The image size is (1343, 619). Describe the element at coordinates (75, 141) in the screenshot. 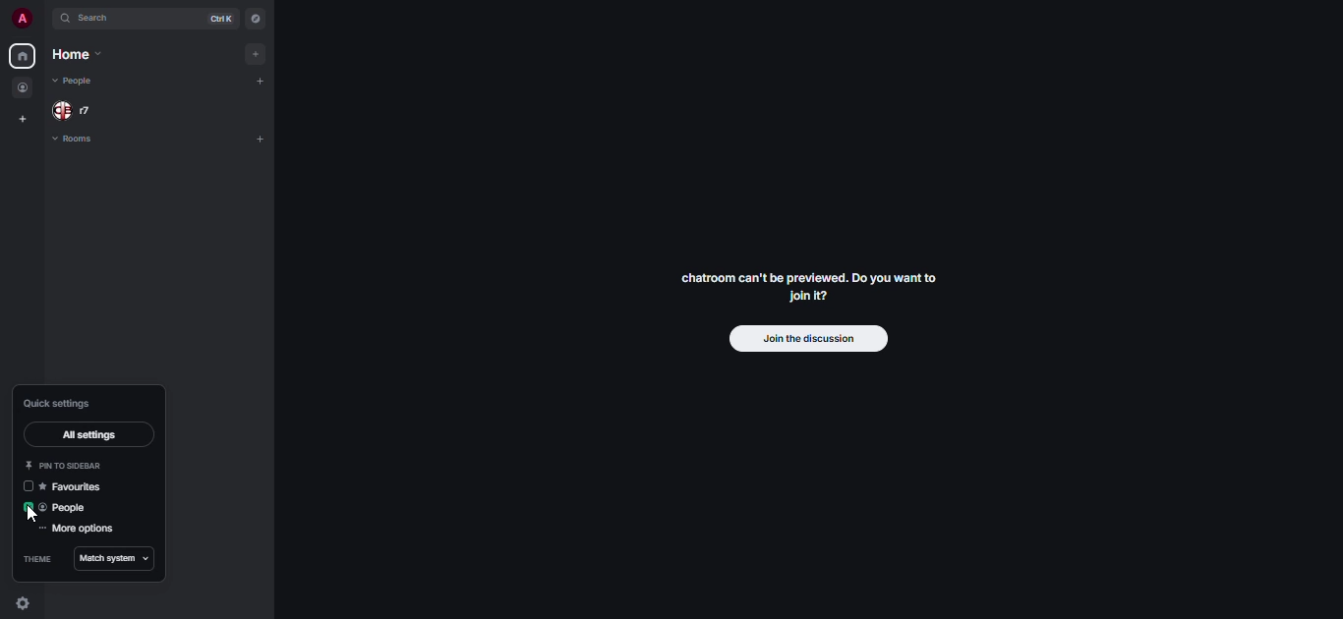

I see `rooms` at that location.